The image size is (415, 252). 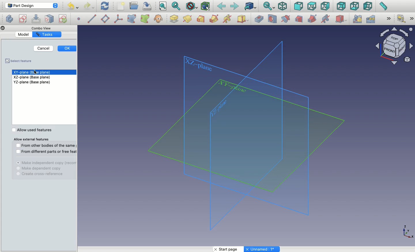 I want to click on Dependent copy, so click(x=39, y=169).